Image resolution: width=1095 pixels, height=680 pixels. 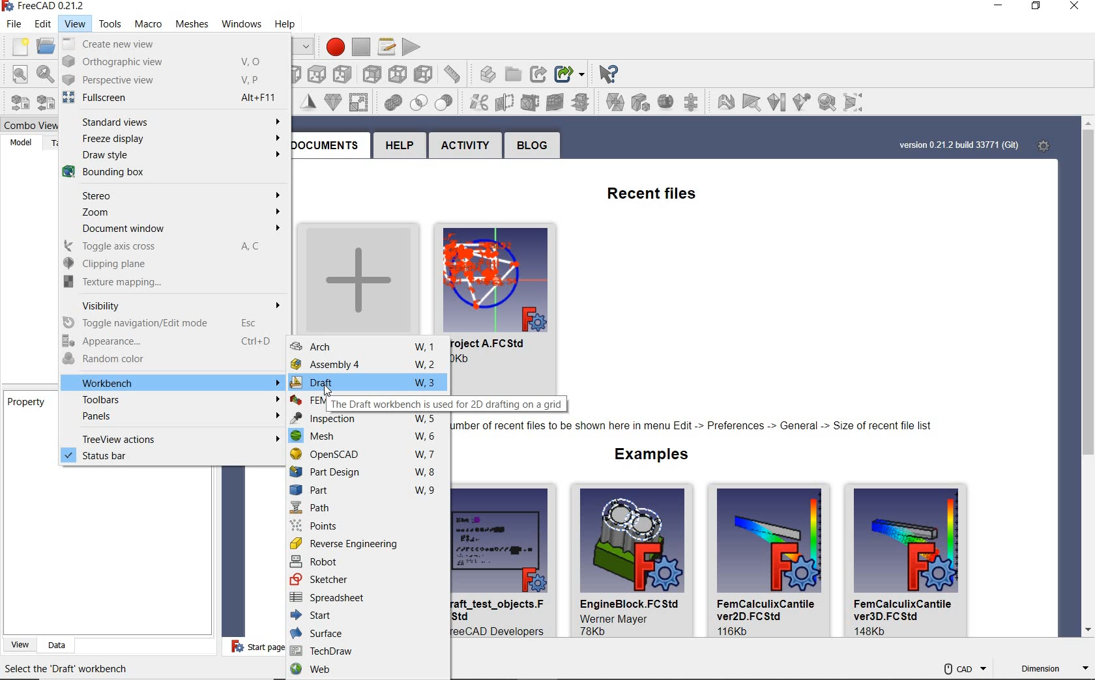 What do you see at coordinates (145, 24) in the screenshot?
I see `macro` at bounding box center [145, 24].